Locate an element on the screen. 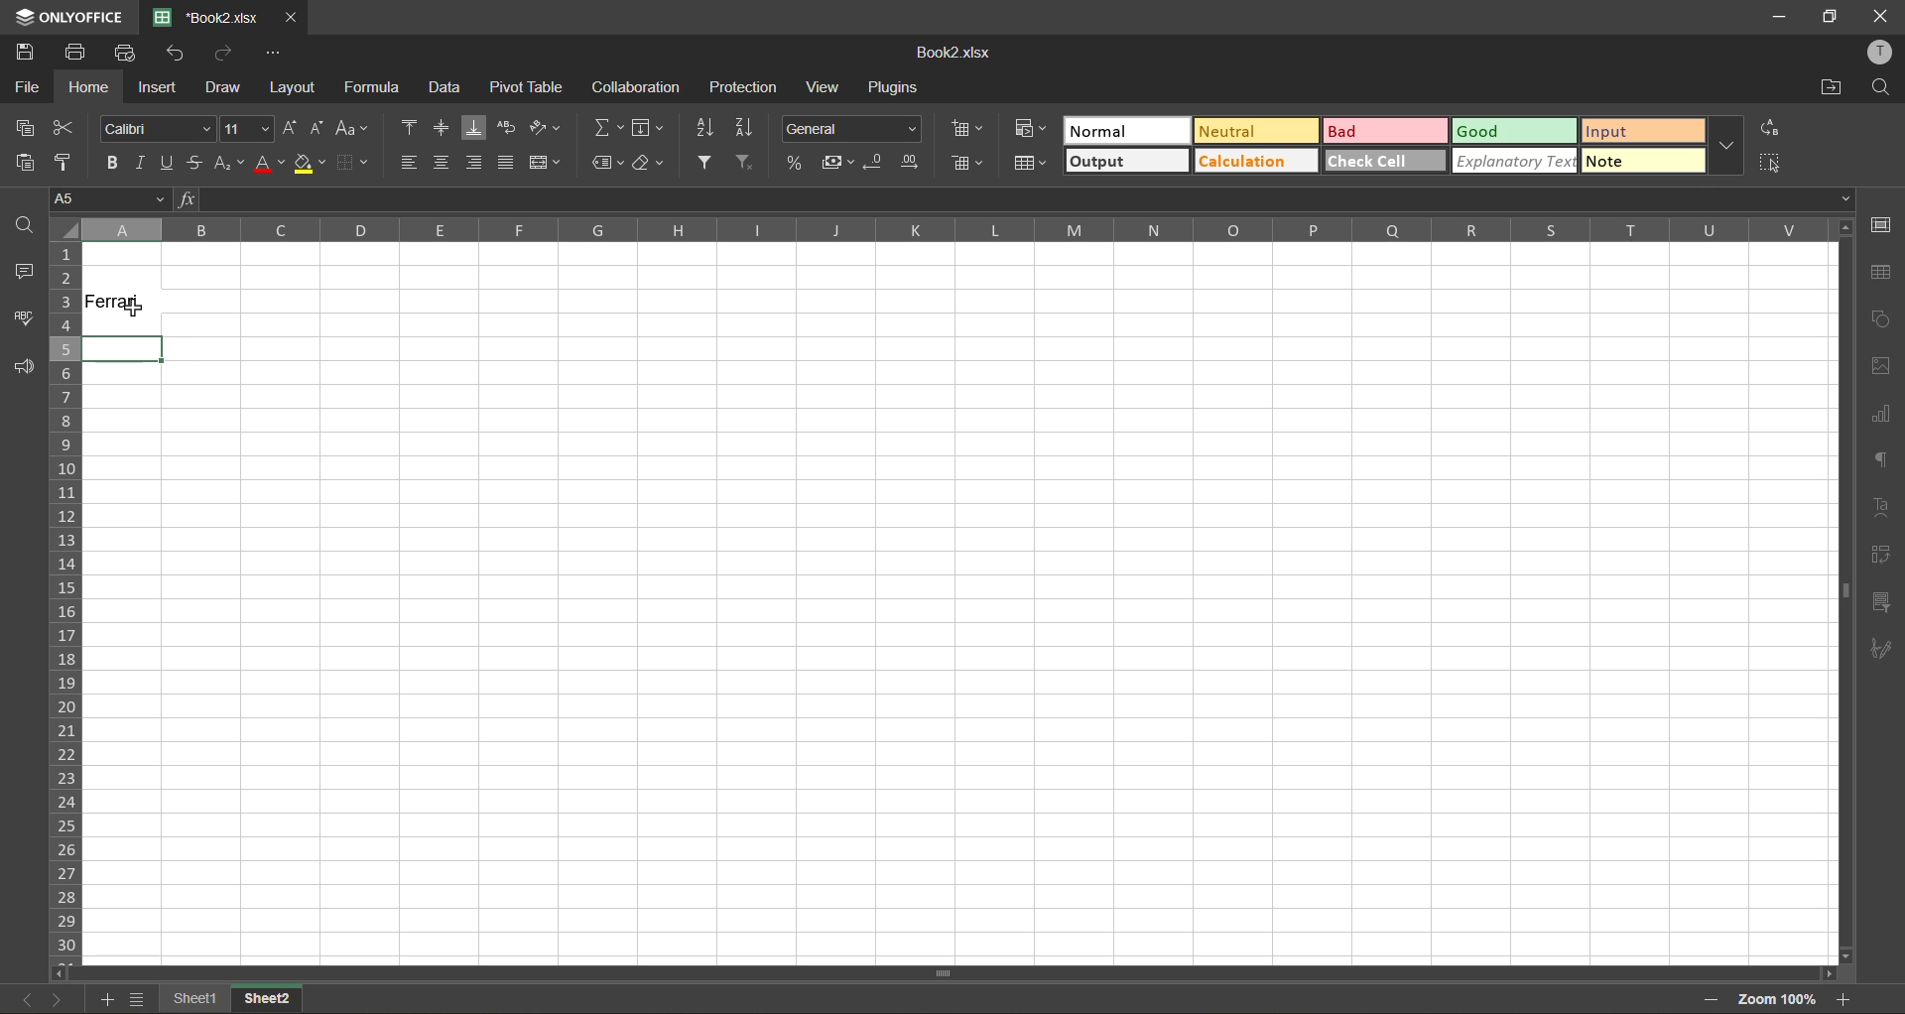 The height and width of the screenshot is (1014, 1905). font size is located at coordinates (246, 126).